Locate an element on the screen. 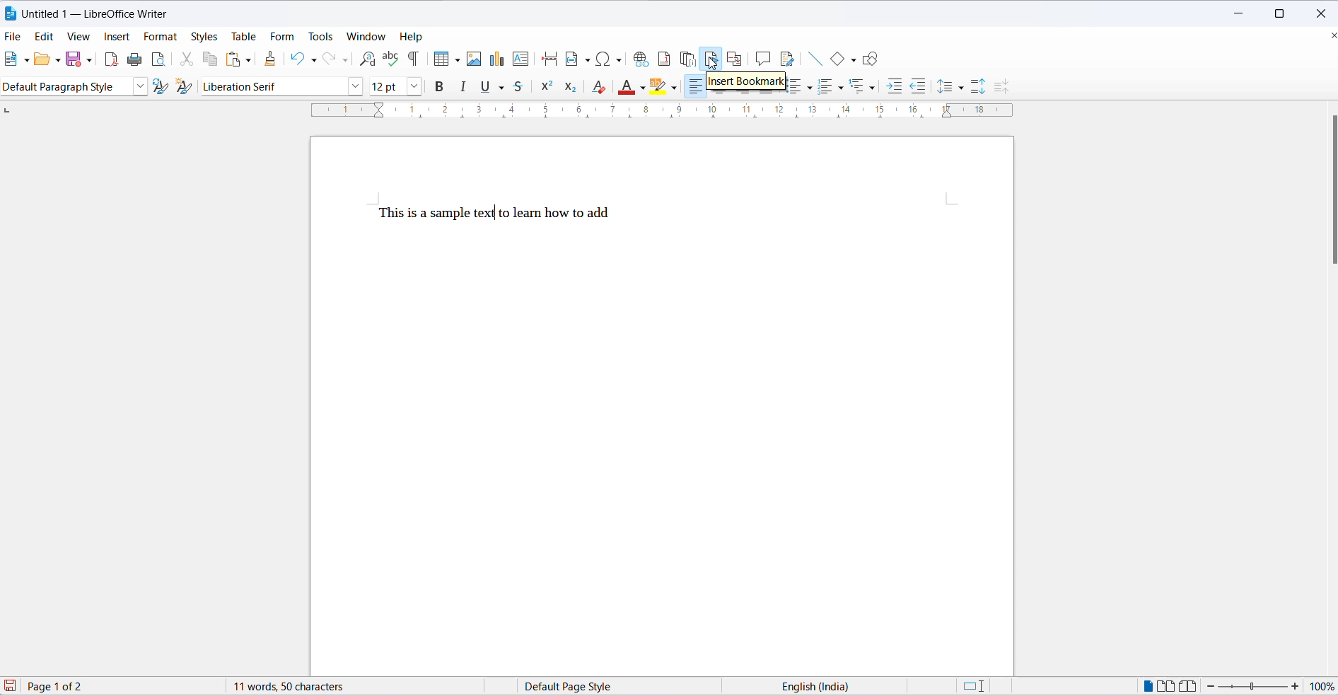 The height and width of the screenshot is (696, 1338). copy is located at coordinates (213, 59).